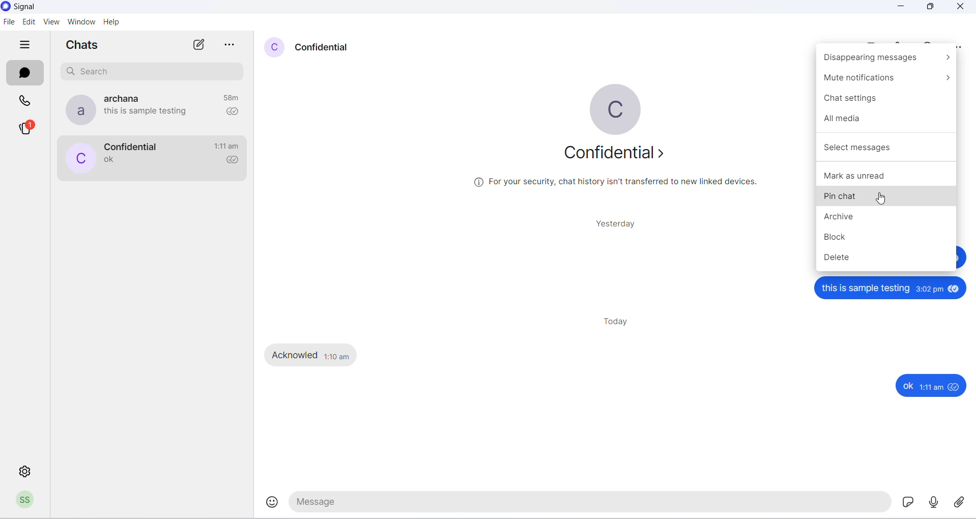 The image size is (976, 519). I want to click on 1:10am, so click(336, 355).